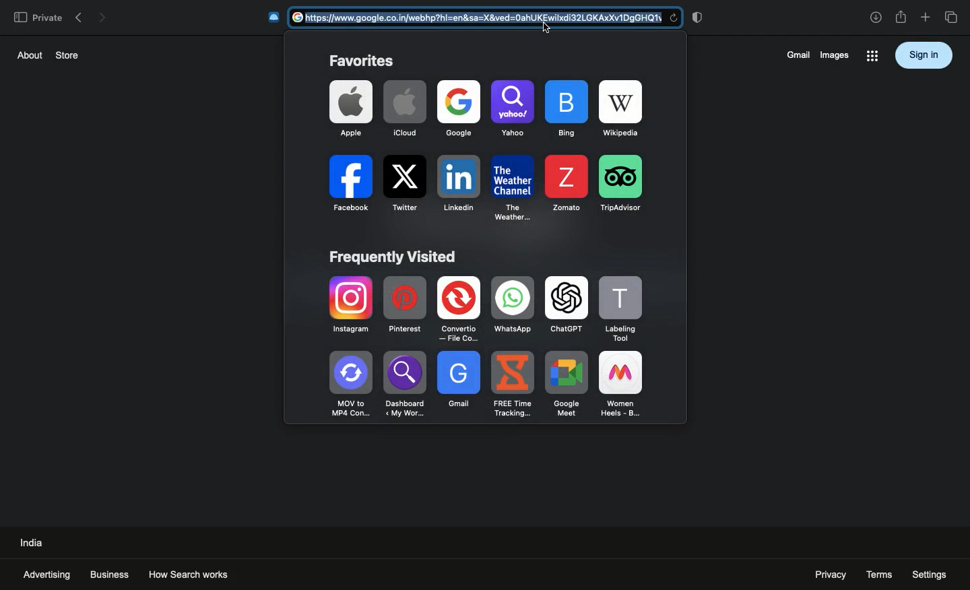 Image resolution: width=970 pixels, height=590 pixels. I want to click on favorites, so click(361, 61).